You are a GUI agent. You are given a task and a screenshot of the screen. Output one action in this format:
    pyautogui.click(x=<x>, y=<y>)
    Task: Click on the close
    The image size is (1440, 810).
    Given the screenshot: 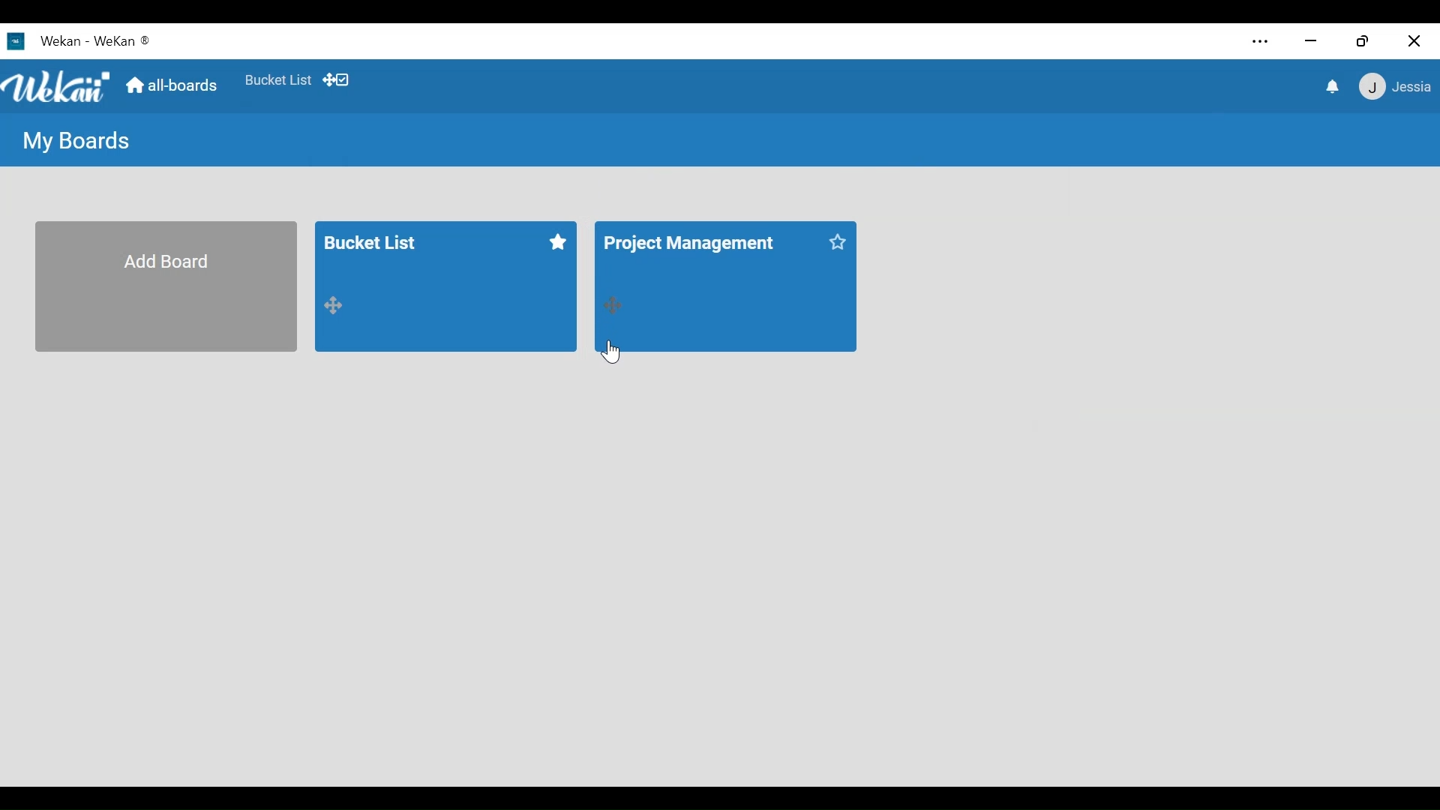 What is the action you would take?
    pyautogui.click(x=1414, y=41)
    